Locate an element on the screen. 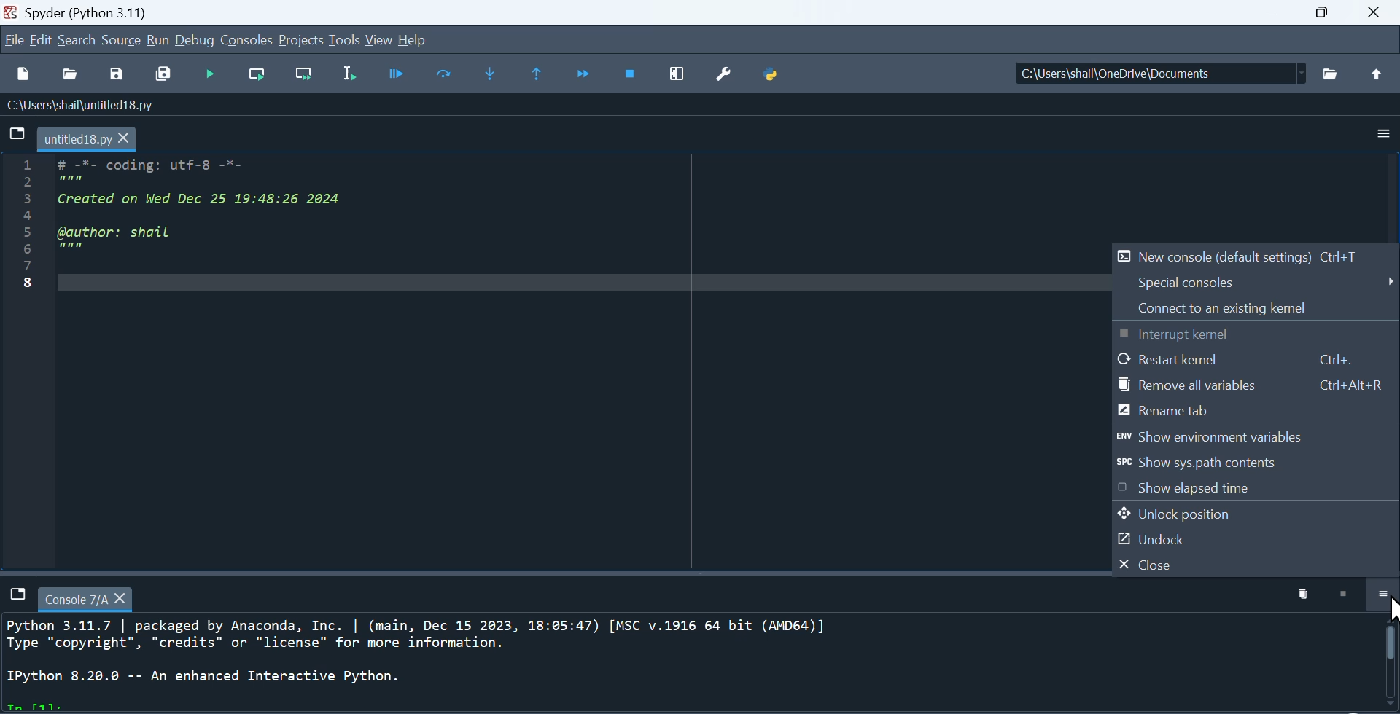 This screenshot has height=714, width=1400. projects is located at coordinates (297, 39).